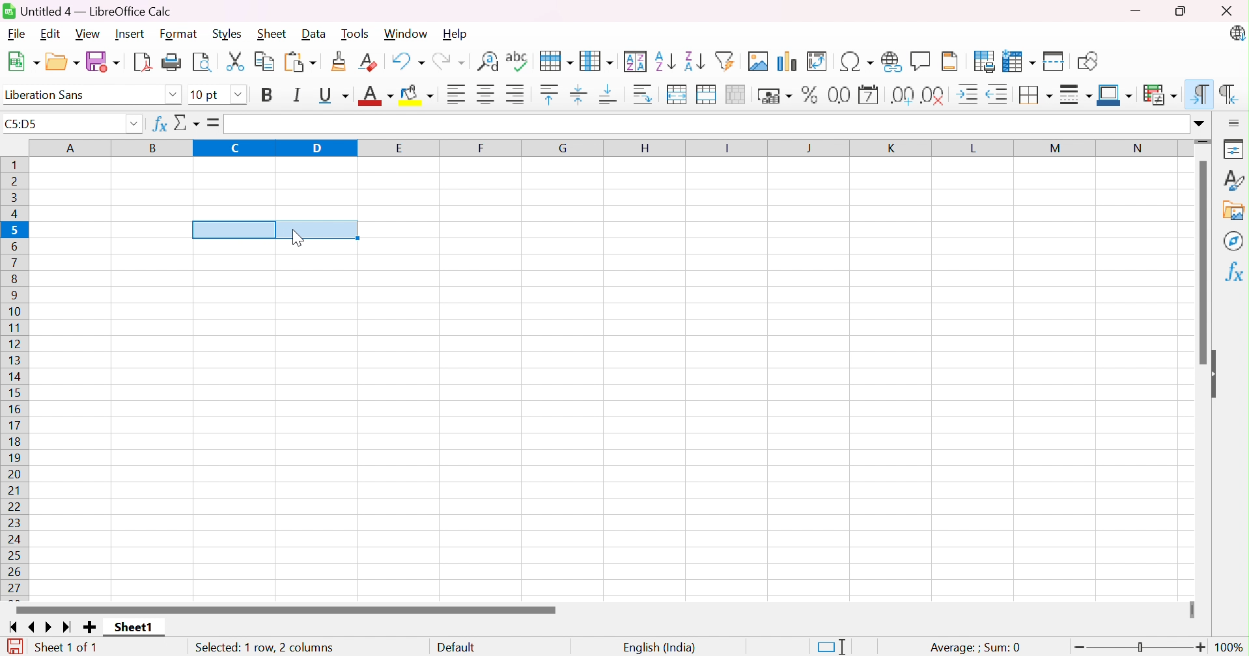 This screenshot has height=656, width=1249. I want to click on Define Print Area, so click(984, 61).